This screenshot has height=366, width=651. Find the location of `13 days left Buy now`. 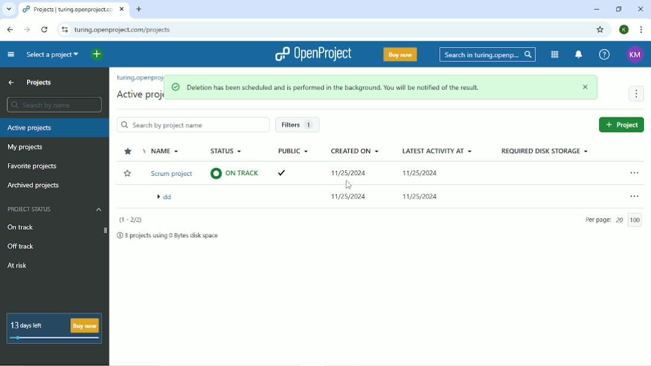

13 days left Buy now is located at coordinates (55, 330).